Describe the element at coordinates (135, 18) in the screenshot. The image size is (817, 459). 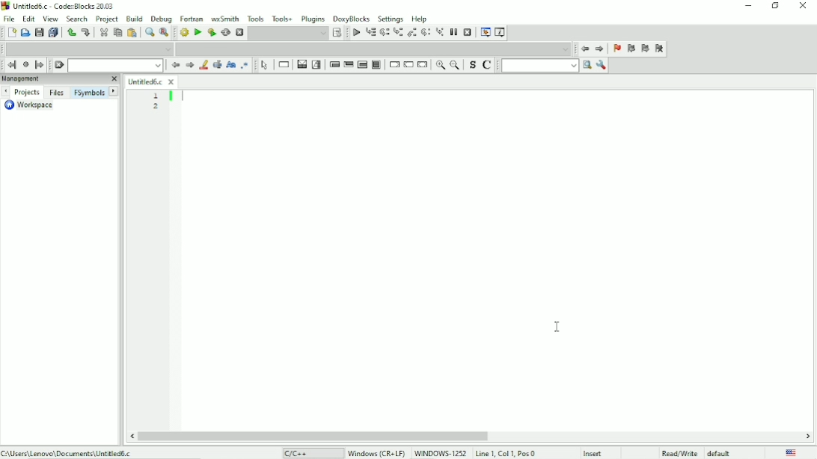
I see `Build` at that location.